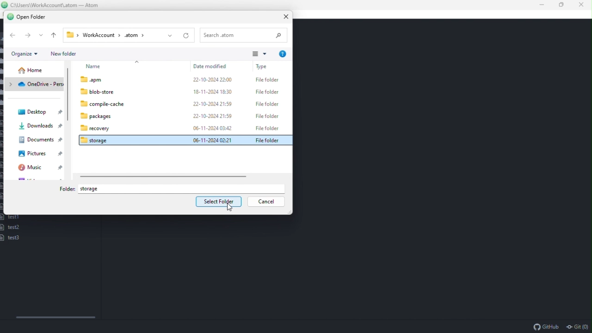 The width and height of the screenshot is (592, 333). What do you see at coordinates (32, 70) in the screenshot?
I see `` at bounding box center [32, 70].